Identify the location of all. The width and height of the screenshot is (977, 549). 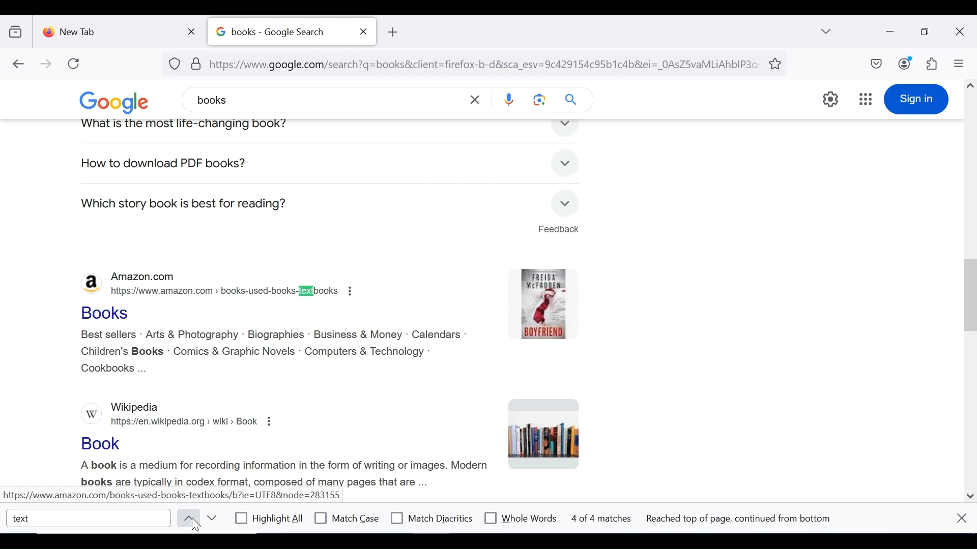
(88, 165).